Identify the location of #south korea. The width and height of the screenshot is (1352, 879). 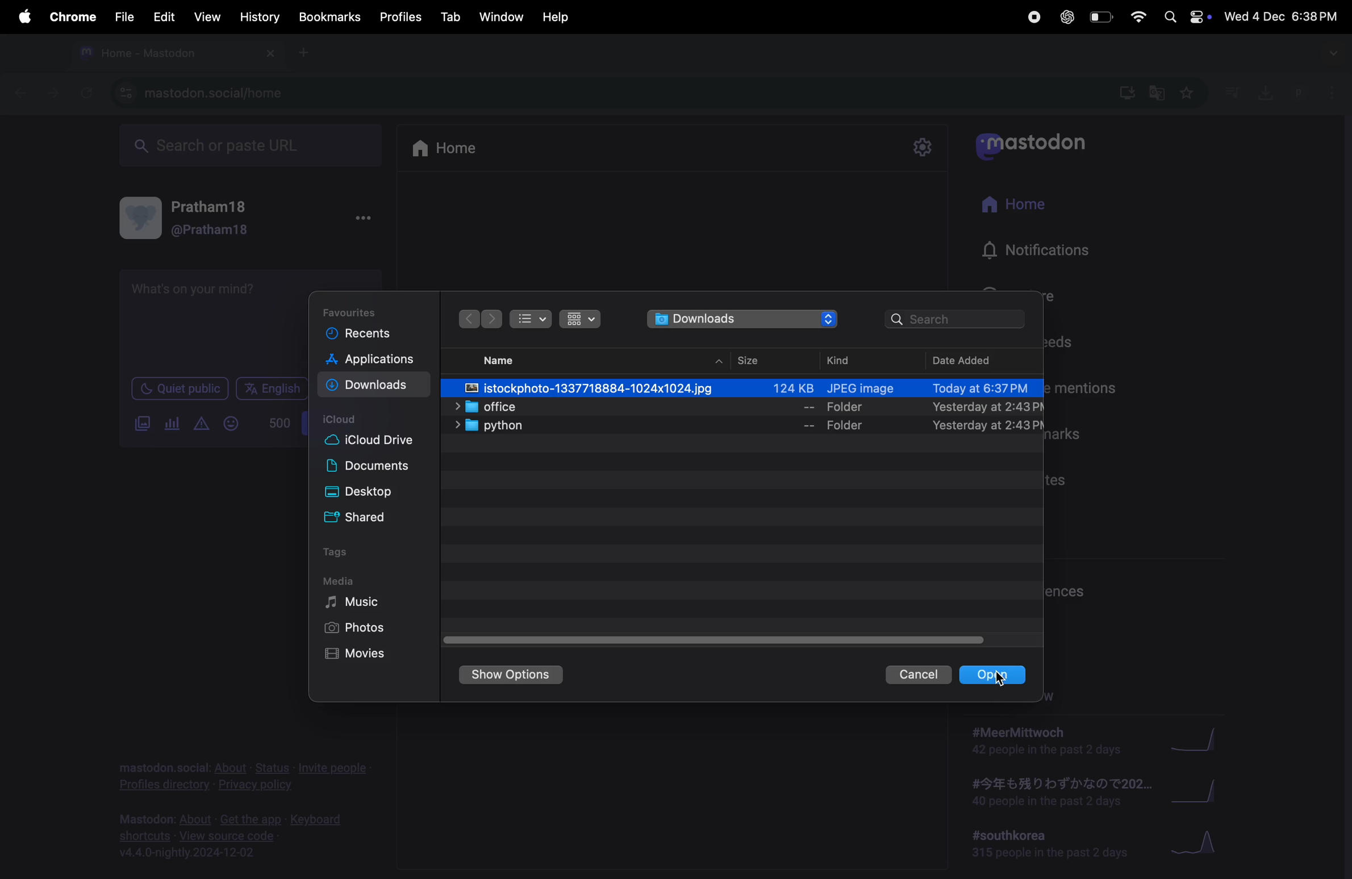
(1046, 845).